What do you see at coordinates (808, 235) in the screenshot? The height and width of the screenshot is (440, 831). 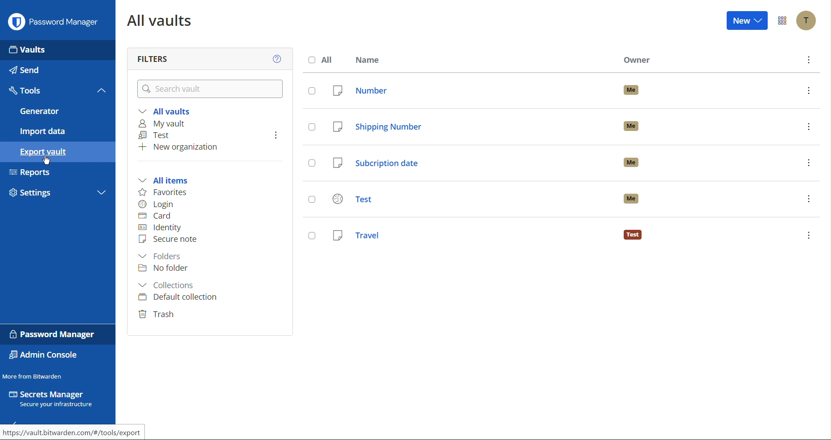 I see `options` at bounding box center [808, 235].